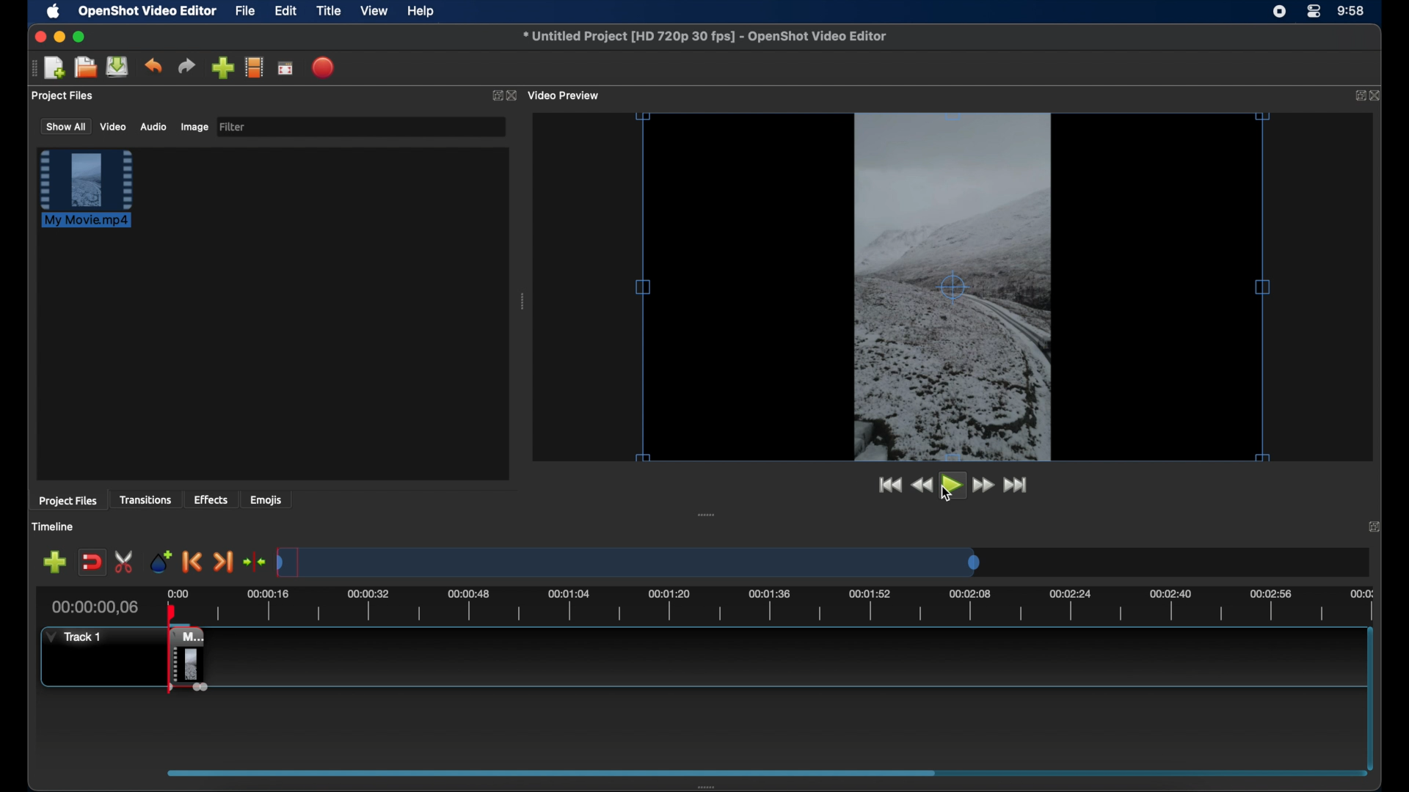 This screenshot has height=792, width=1409. What do you see at coordinates (77, 637) in the screenshot?
I see `track 1` at bounding box center [77, 637].